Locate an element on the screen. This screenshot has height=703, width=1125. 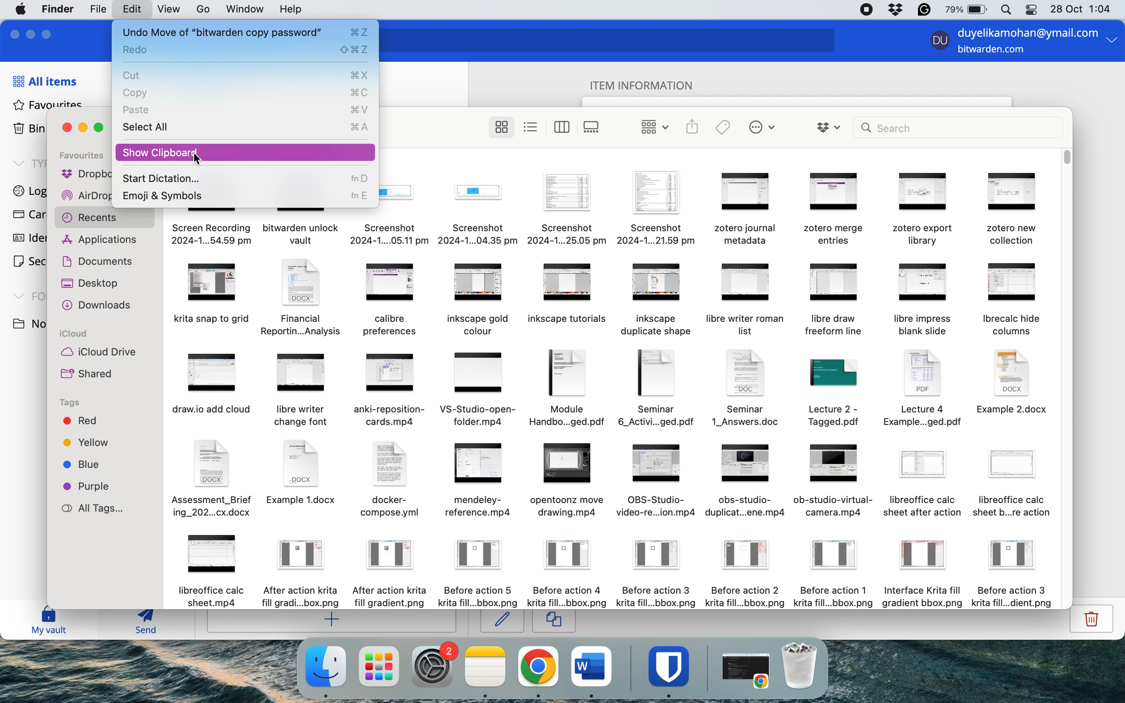
bin is located at coordinates (804, 665).